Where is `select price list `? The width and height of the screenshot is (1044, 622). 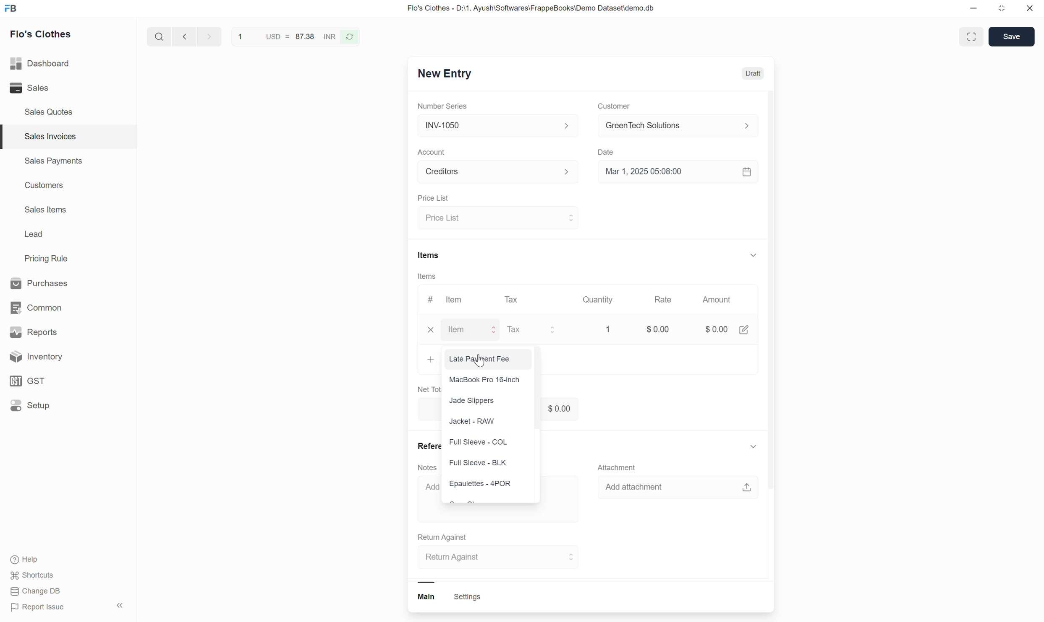
select price list  is located at coordinates (497, 218).